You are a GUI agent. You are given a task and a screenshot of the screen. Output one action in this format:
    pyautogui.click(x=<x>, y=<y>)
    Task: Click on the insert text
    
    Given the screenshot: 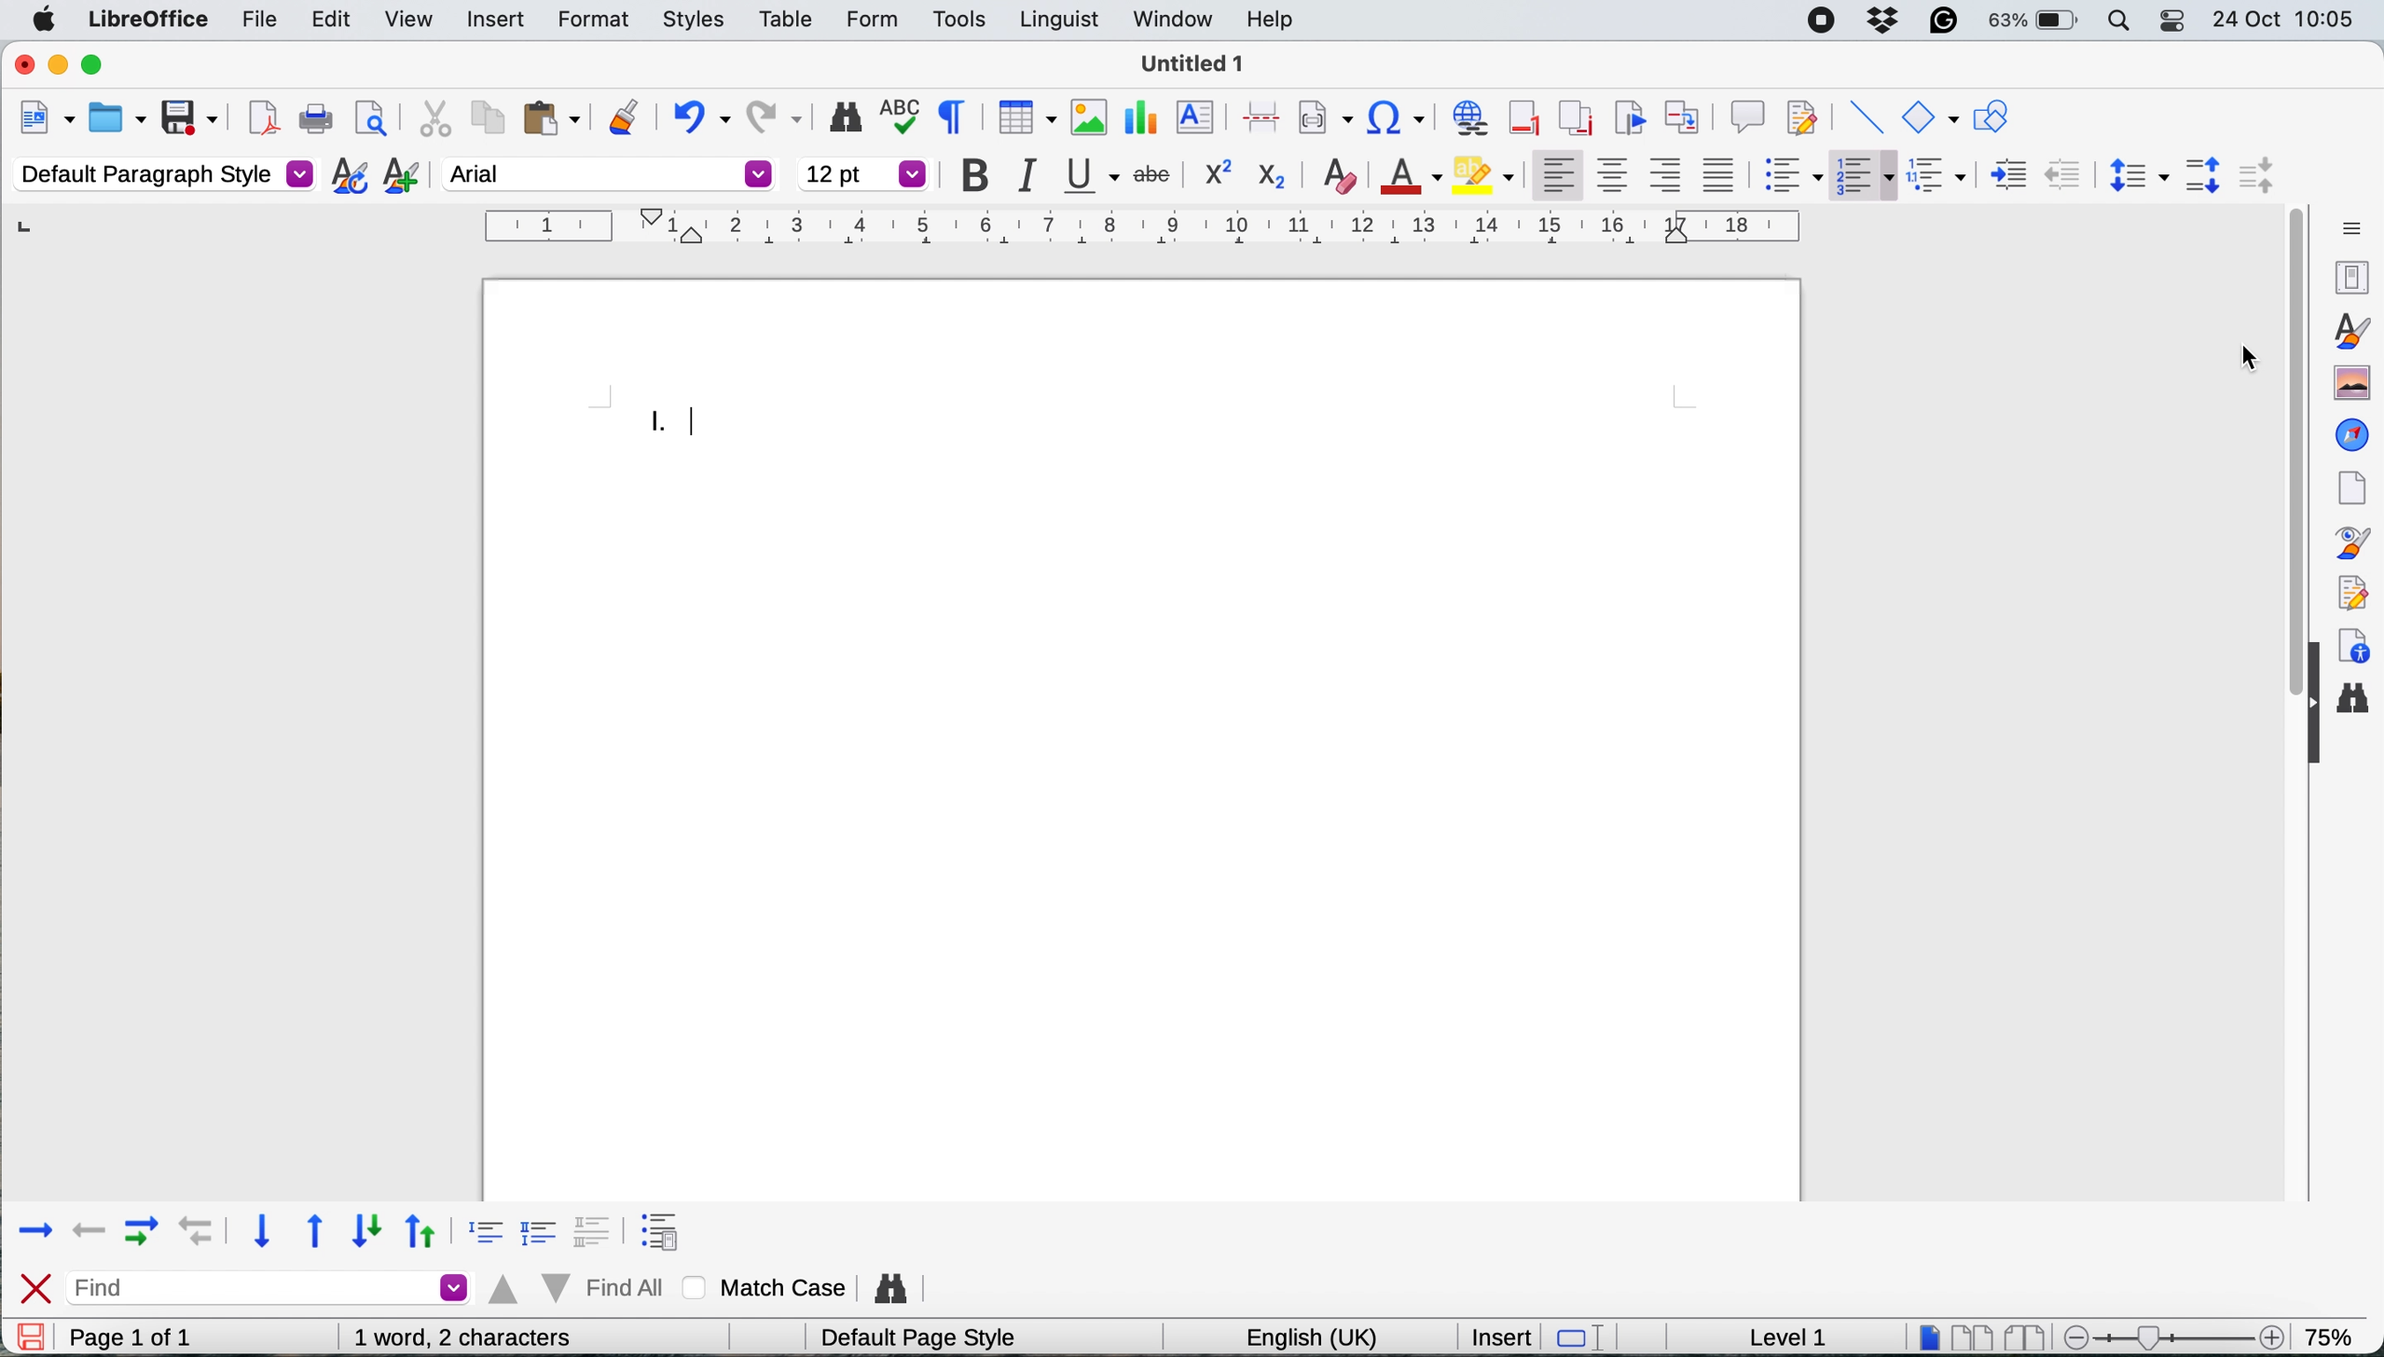 What is the action you would take?
    pyautogui.click(x=1198, y=118)
    